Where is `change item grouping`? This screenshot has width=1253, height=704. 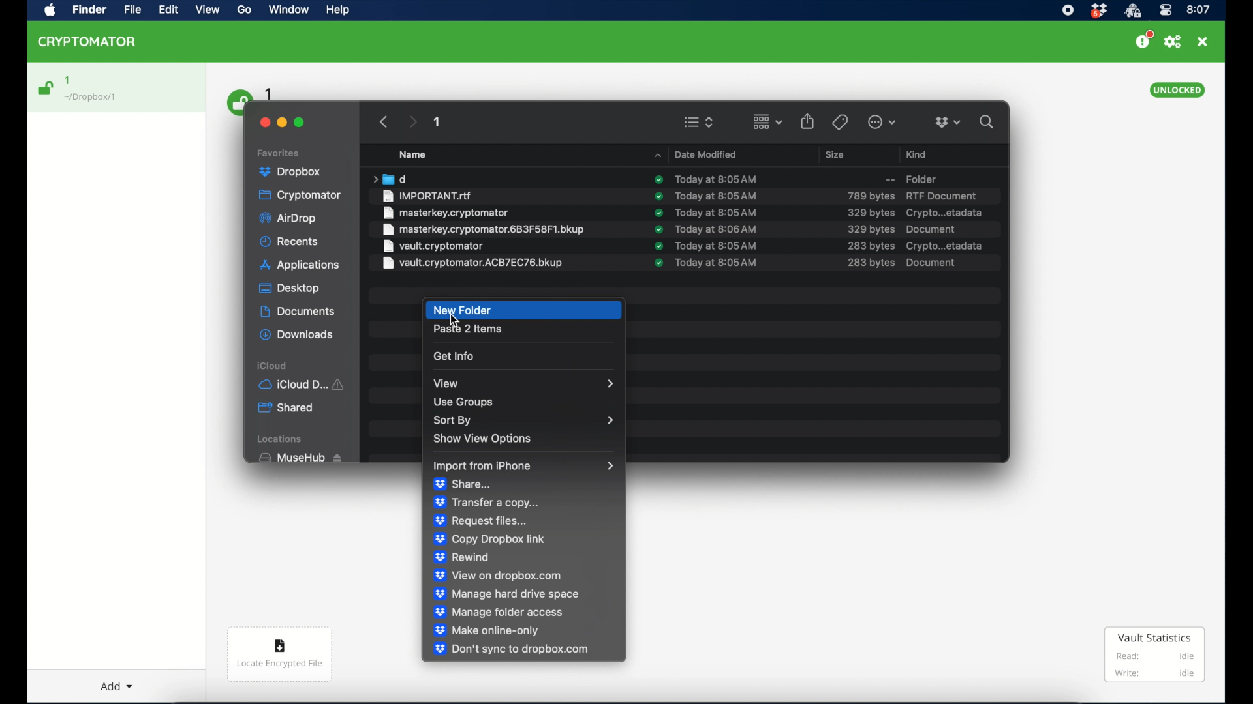
change item grouping is located at coordinates (767, 121).